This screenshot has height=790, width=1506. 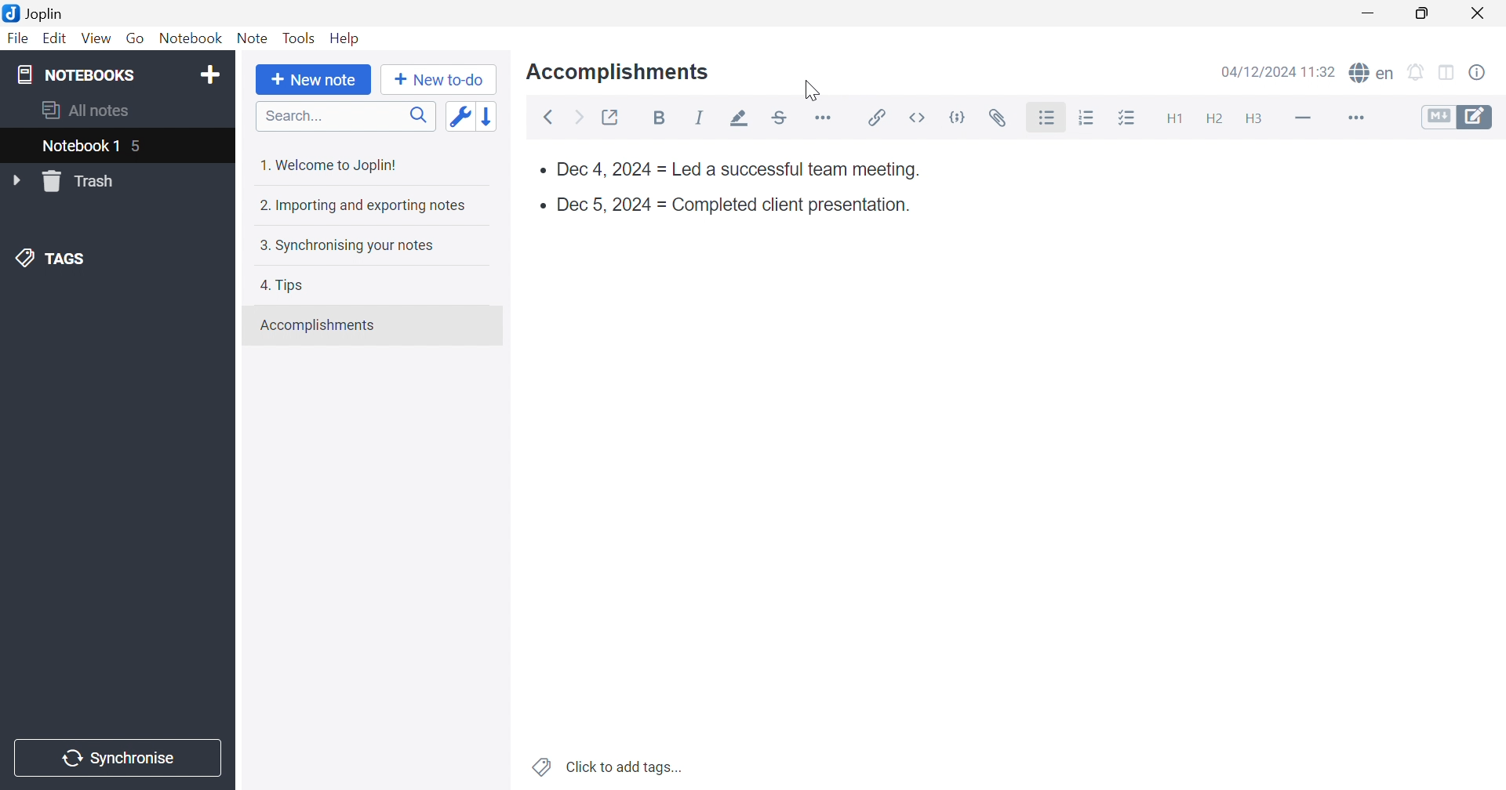 I want to click on Italic, so click(x=704, y=118).